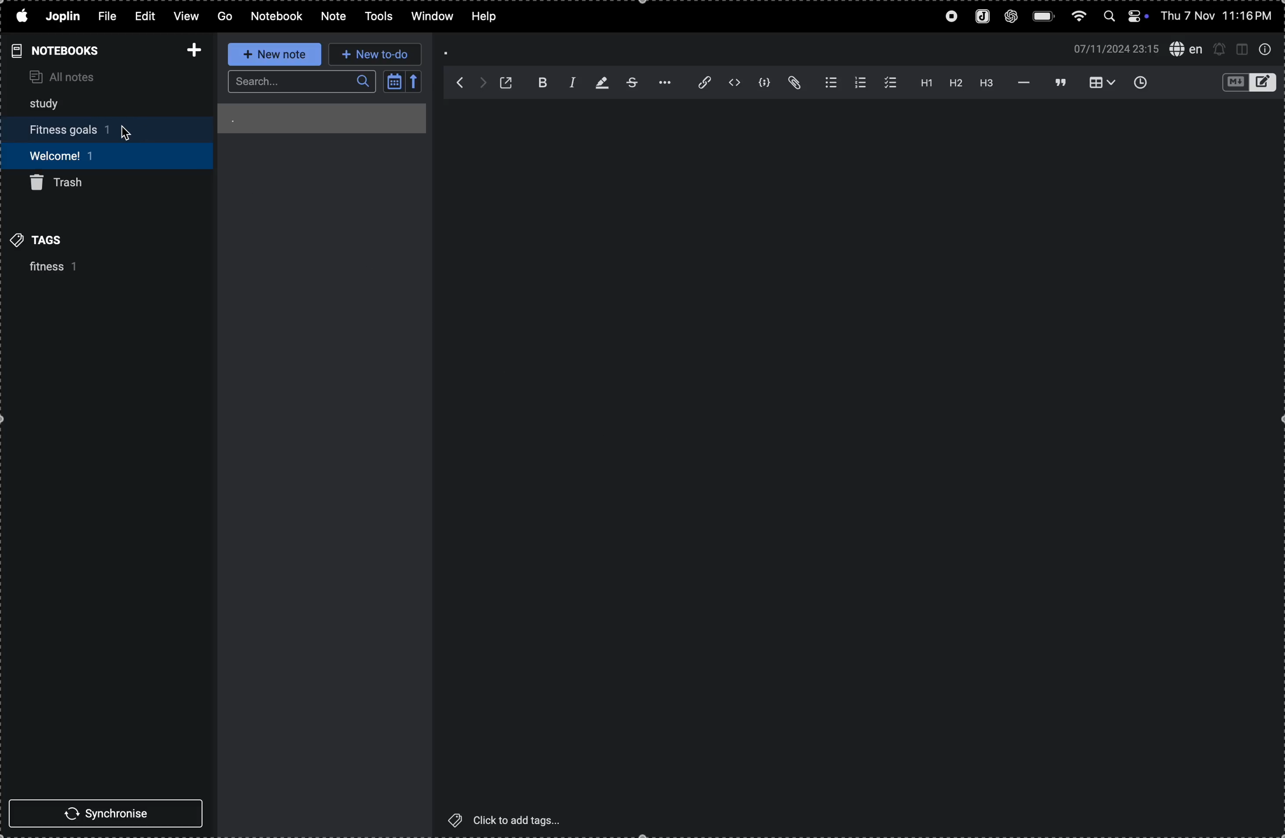  What do you see at coordinates (984, 82) in the screenshot?
I see `heading 3` at bounding box center [984, 82].